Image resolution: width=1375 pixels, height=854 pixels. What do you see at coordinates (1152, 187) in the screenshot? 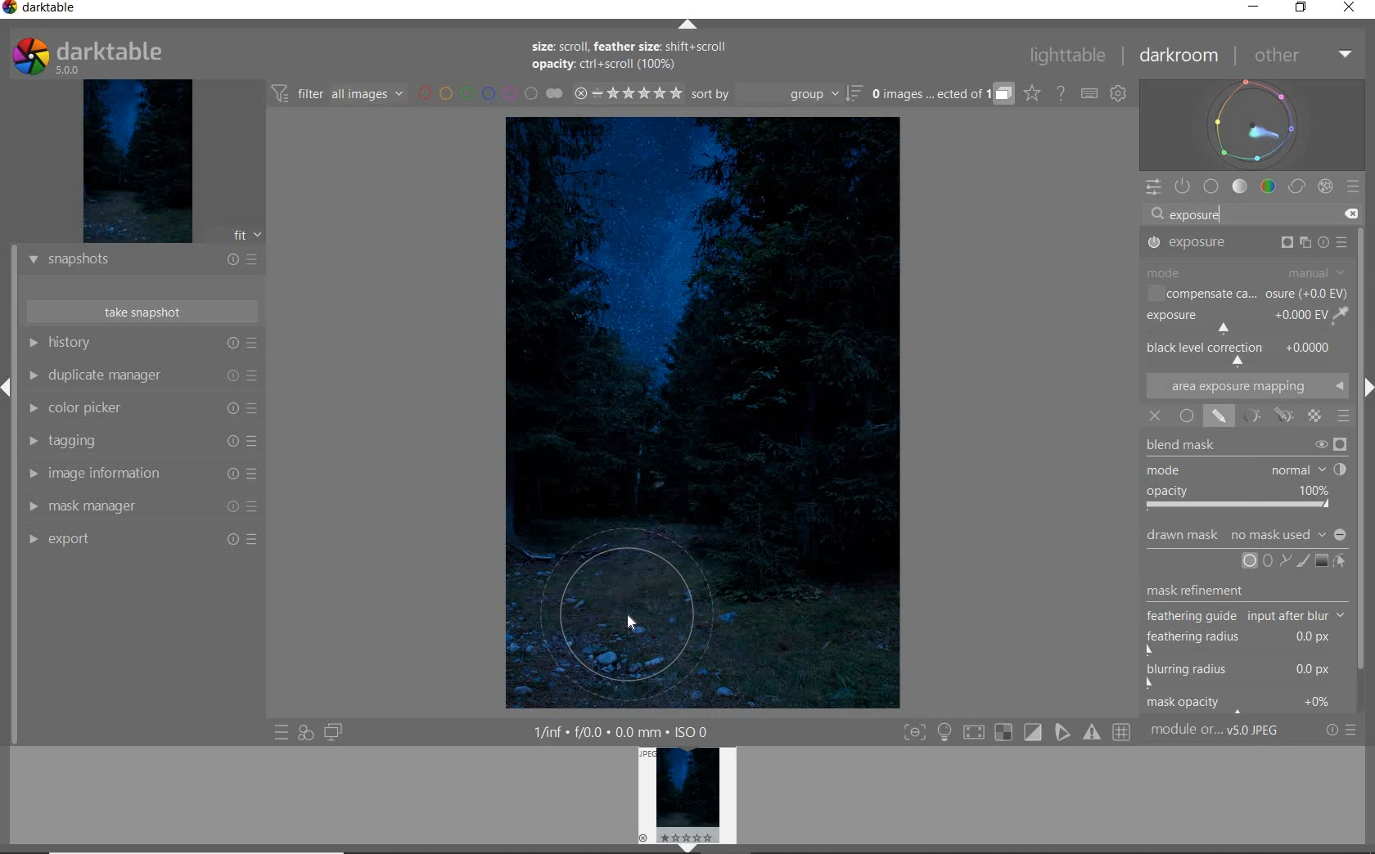
I see `QUICK ACCESS PANEL` at bounding box center [1152, 187].